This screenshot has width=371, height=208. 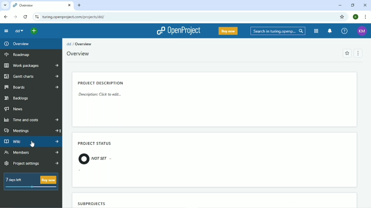 I want to click on Current tab, so click(x=42, y=5).